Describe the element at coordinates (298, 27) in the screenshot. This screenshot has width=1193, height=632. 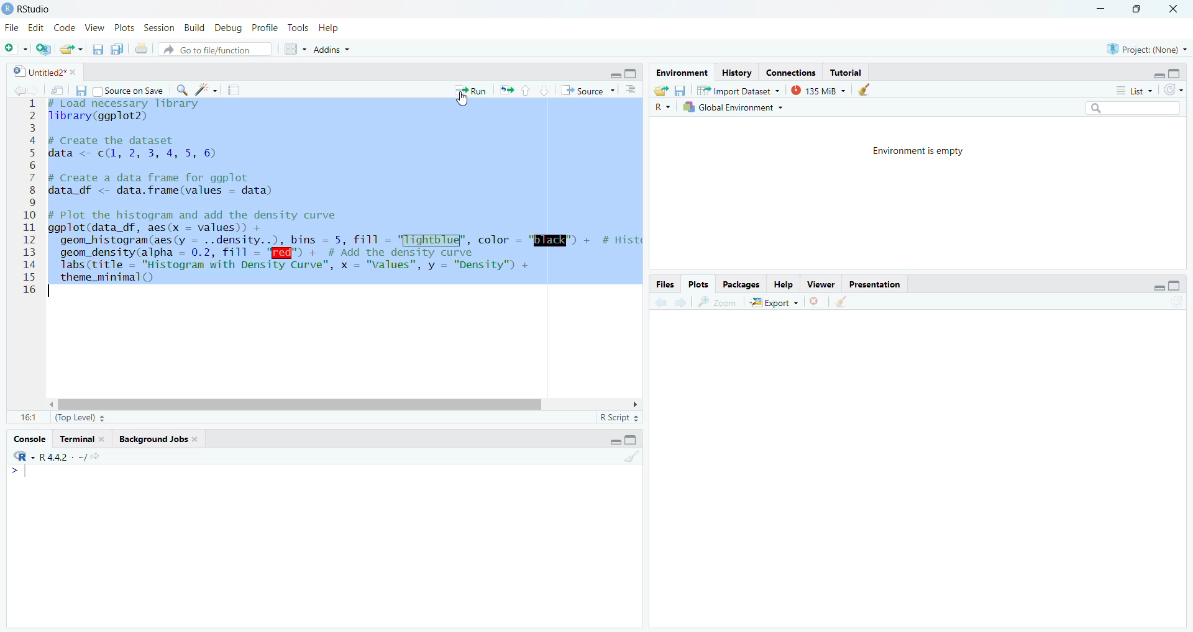
I see `Tools` at that location.